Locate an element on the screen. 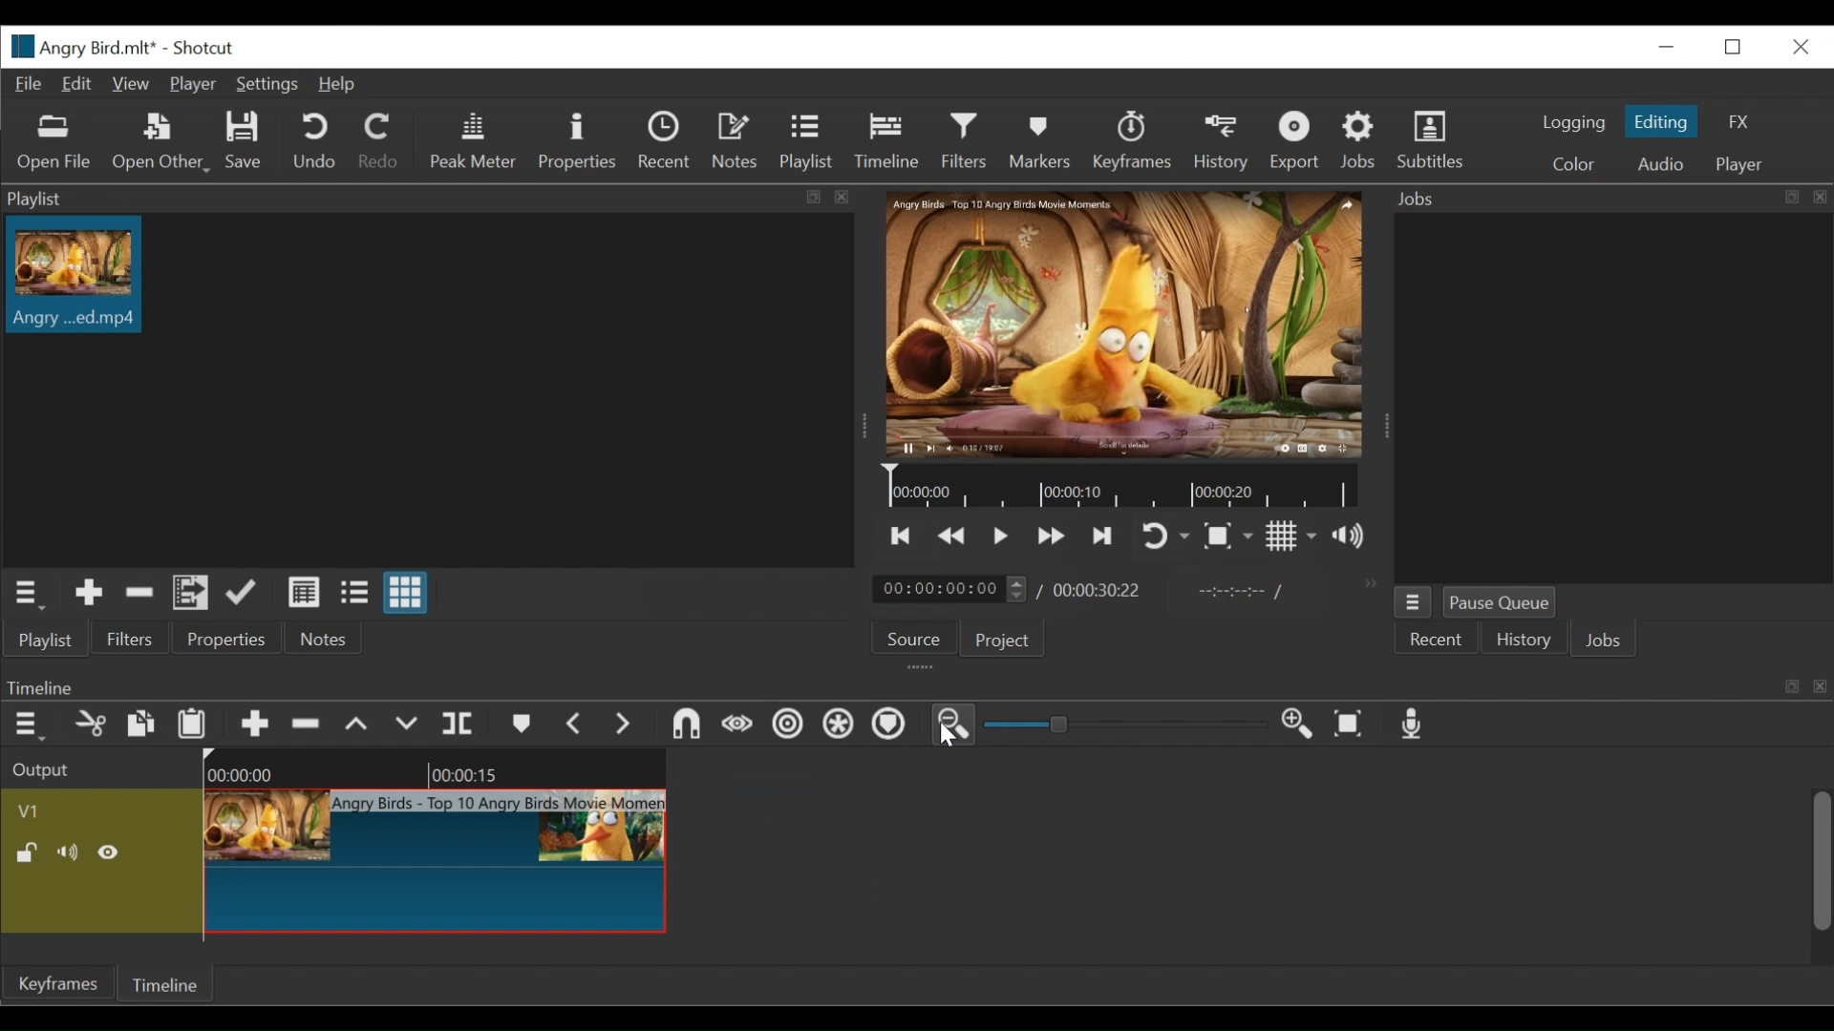 The width and height of the screenshot is (1834, 1031). Total duration is located at coordinates (1096, 593).